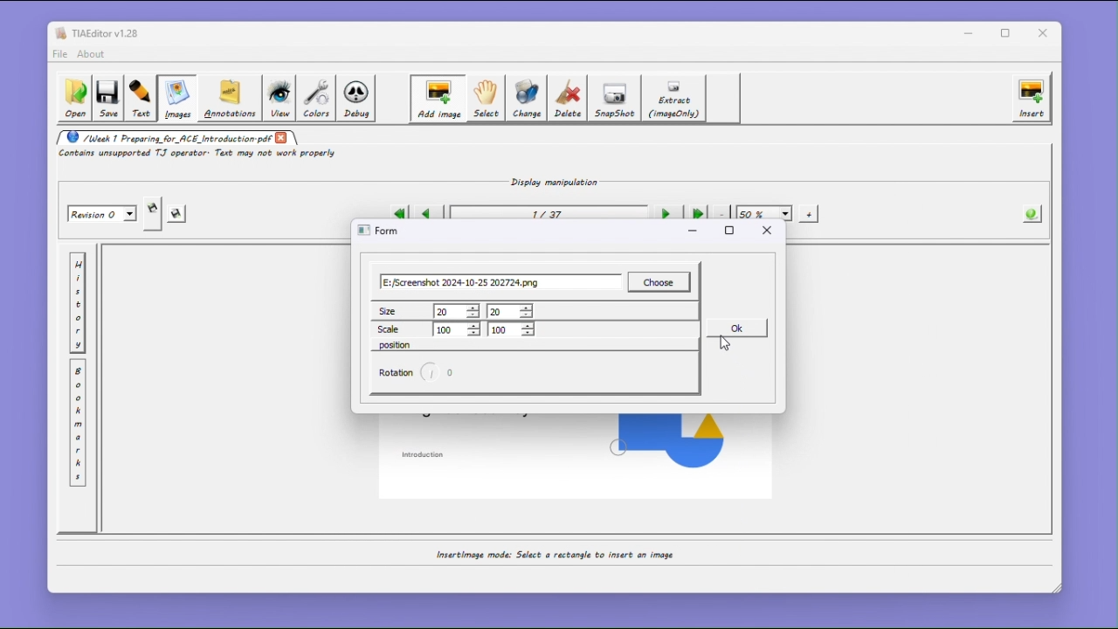 The height and width of the screenshot is (629, 1118). What do you see at coordinates (1046, 33) in the screenshot?
I see `close` at bounding box center [1046, 33].